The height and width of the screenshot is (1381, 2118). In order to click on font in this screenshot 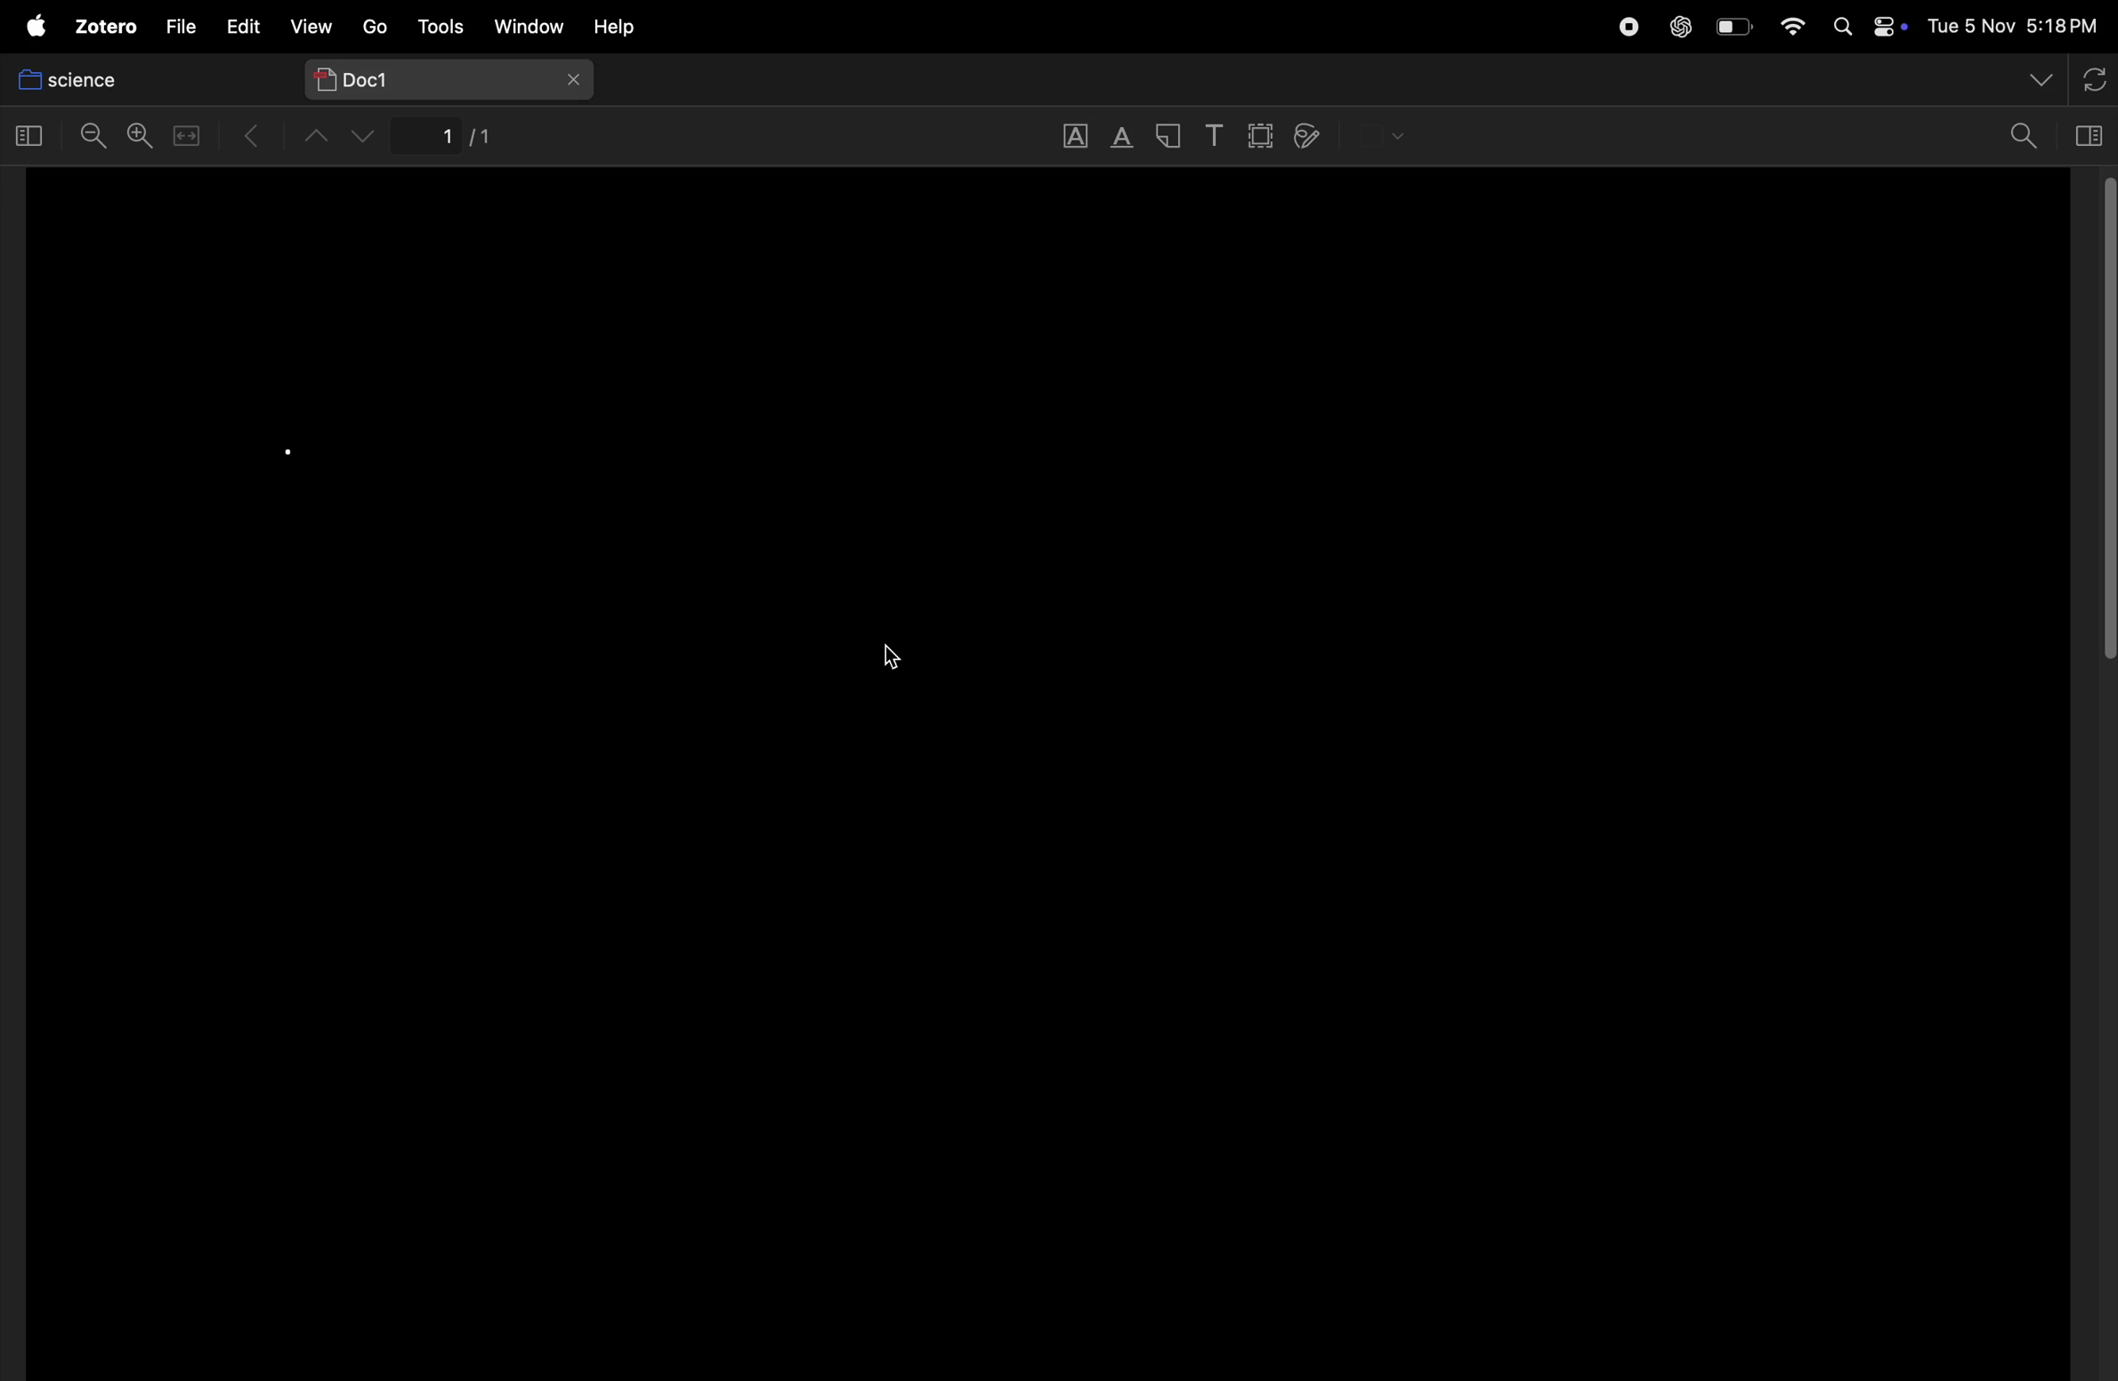, I will do `click(1079, 138)`.